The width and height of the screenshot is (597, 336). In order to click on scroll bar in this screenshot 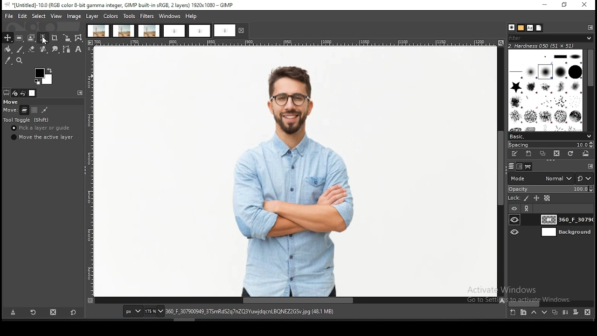, I will do `click(293, 301)`.